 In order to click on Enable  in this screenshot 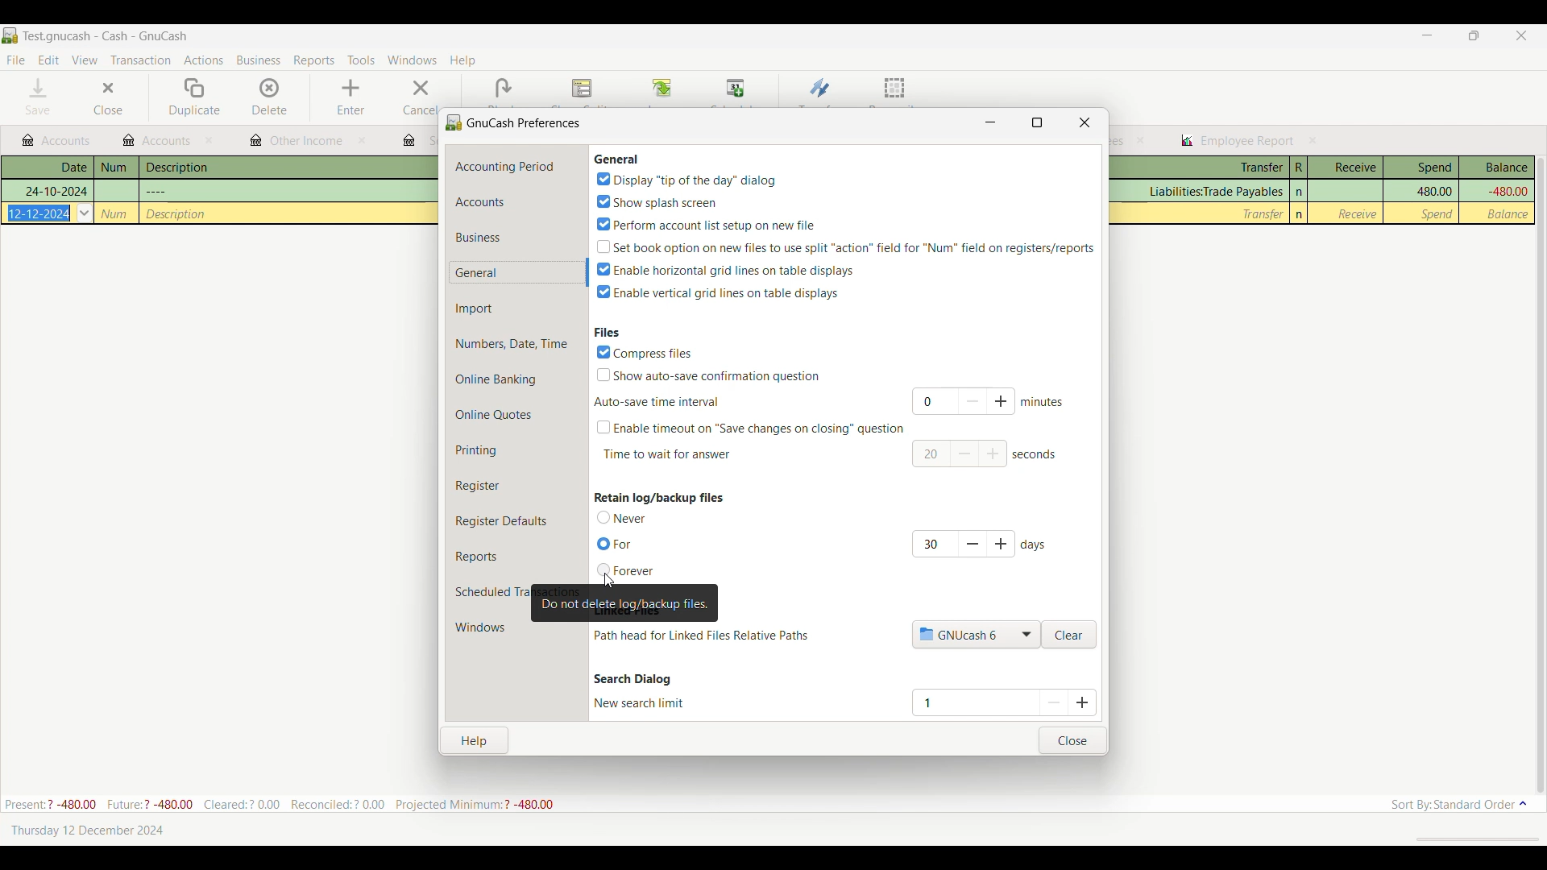, I will do `click(719, 292)`.